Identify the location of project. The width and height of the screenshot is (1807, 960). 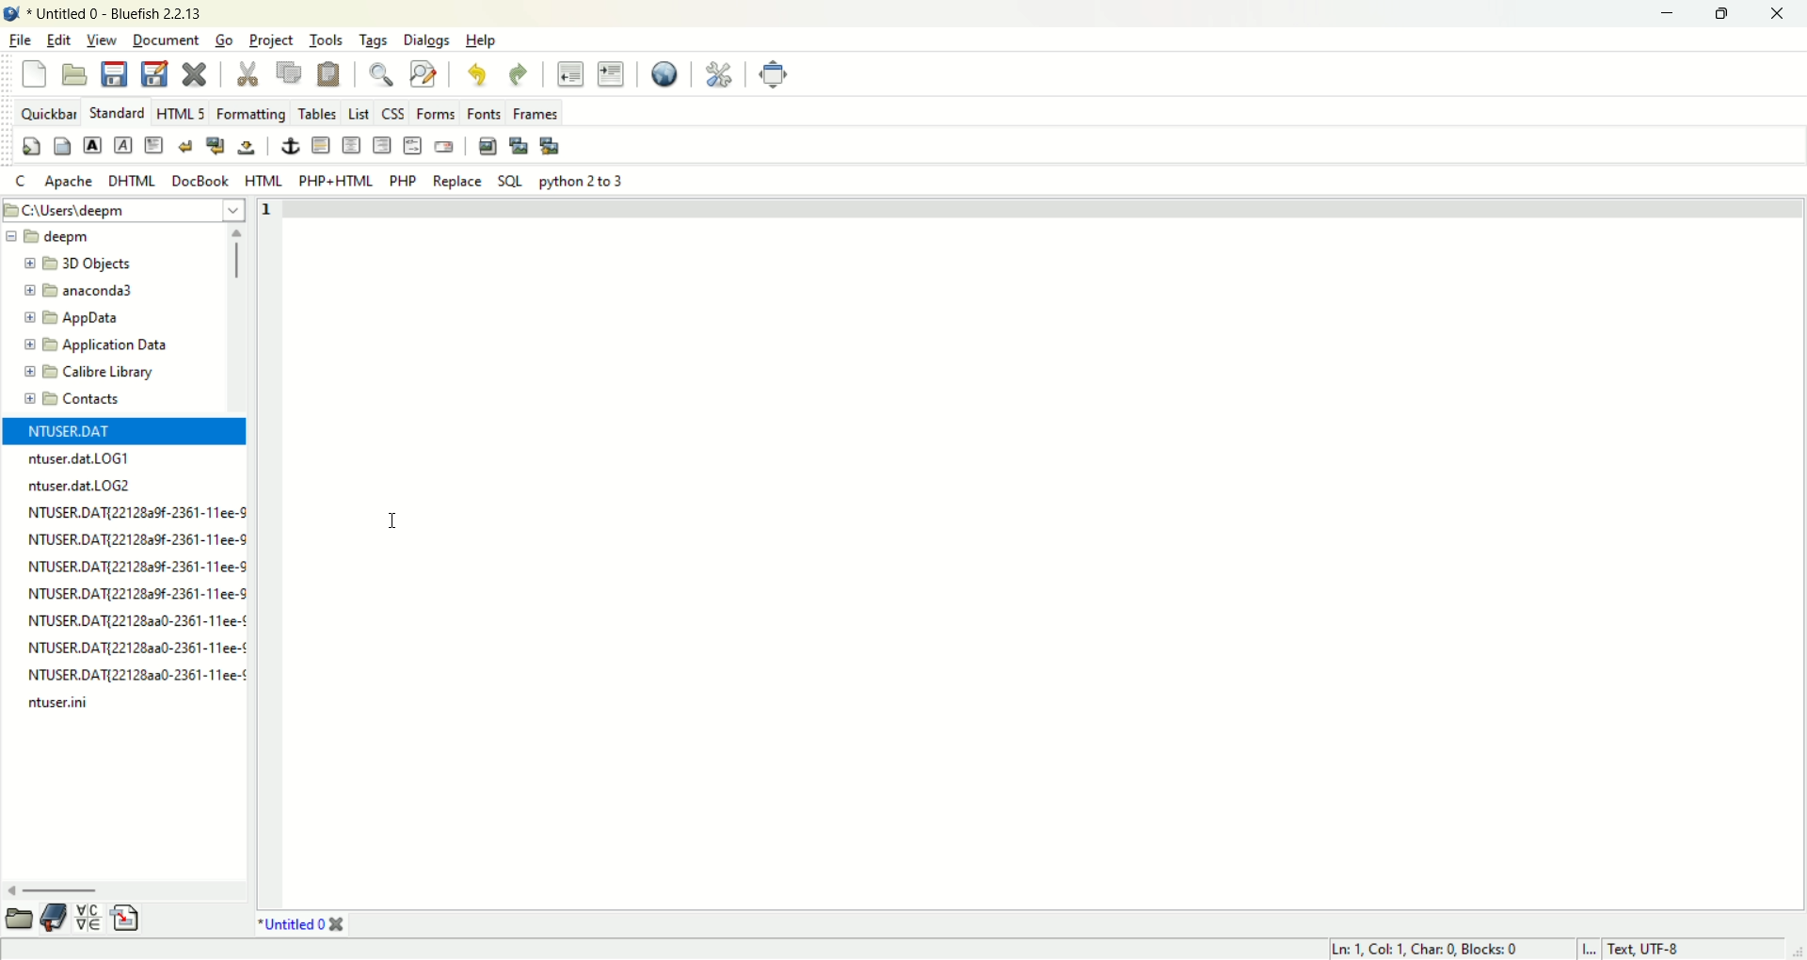
(273, 40).